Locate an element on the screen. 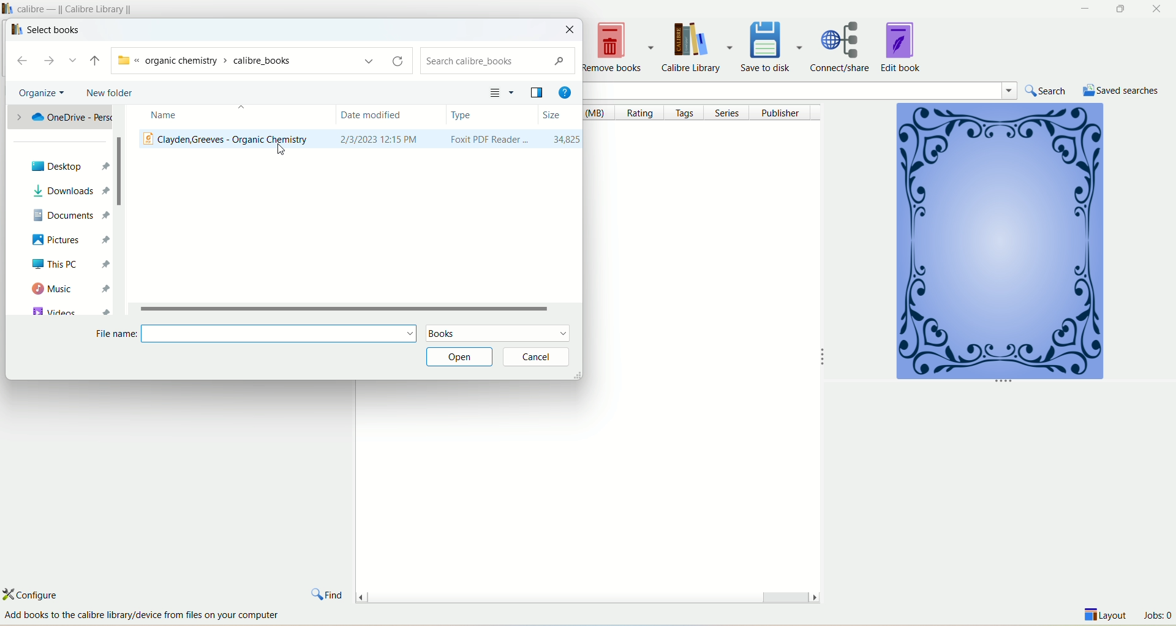 This screenshot has height=626, width=1176. music is located at coordinates (69, 289).